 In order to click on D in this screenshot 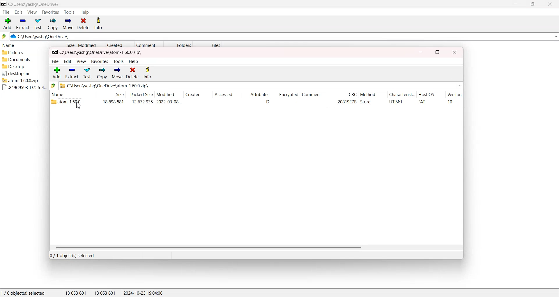, I will do `click(267, 102)`.